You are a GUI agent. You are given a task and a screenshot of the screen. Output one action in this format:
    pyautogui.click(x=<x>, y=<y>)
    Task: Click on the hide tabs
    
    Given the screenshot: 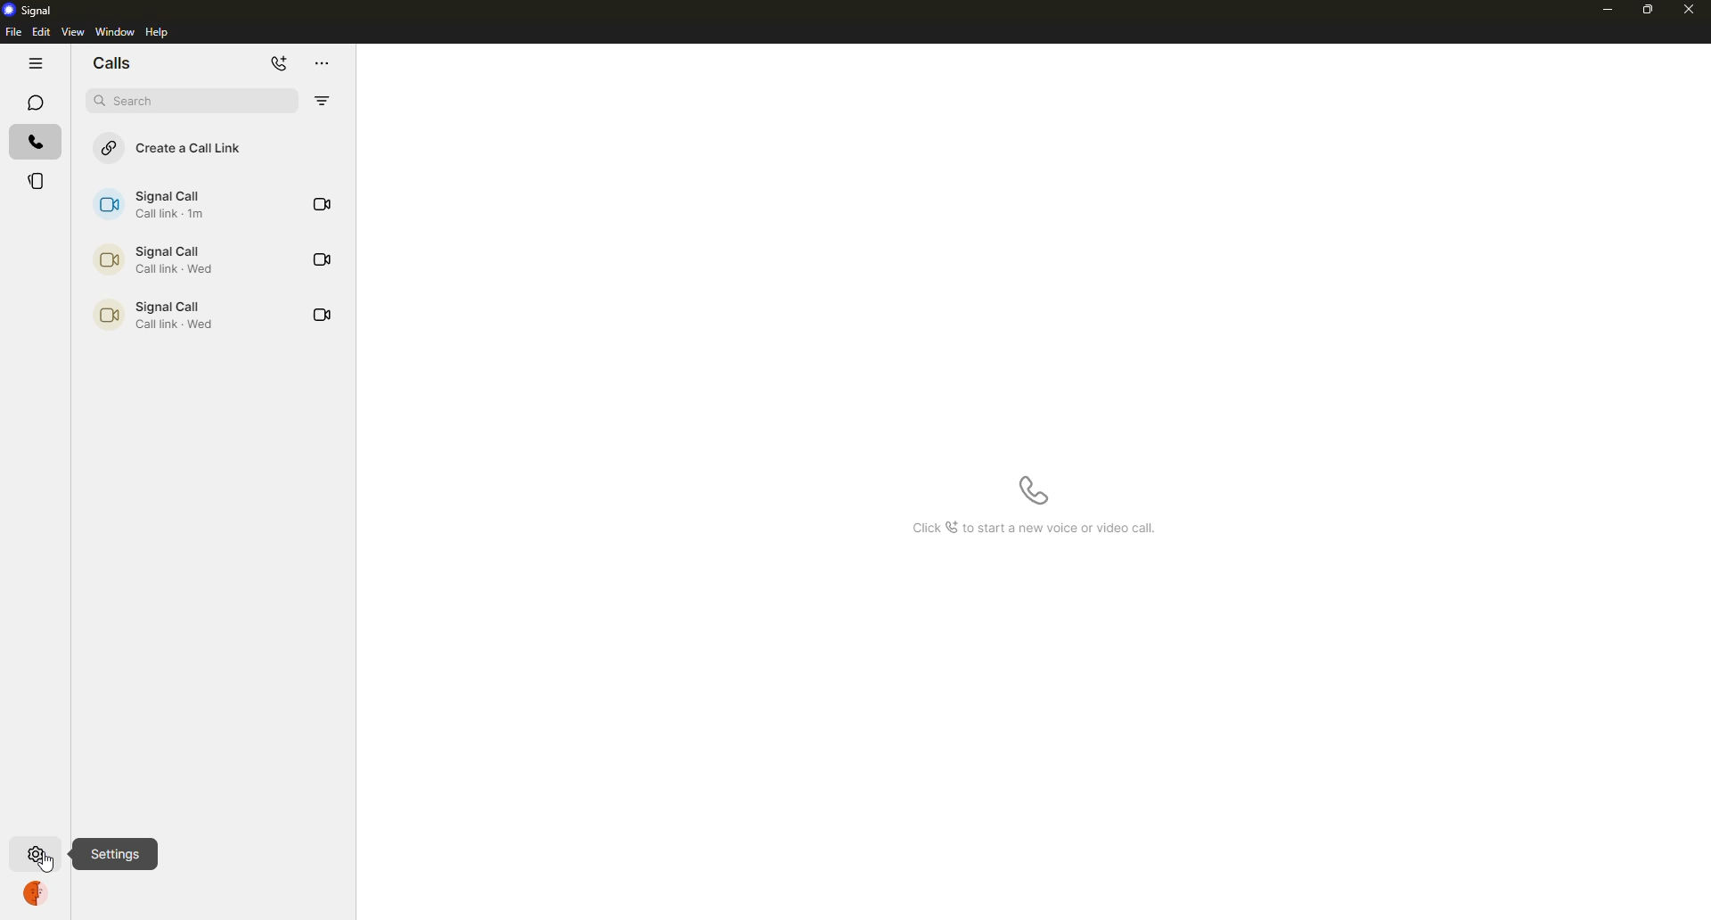 What is the action you would take?
    pyautogui.click(x=34, y=64)
    